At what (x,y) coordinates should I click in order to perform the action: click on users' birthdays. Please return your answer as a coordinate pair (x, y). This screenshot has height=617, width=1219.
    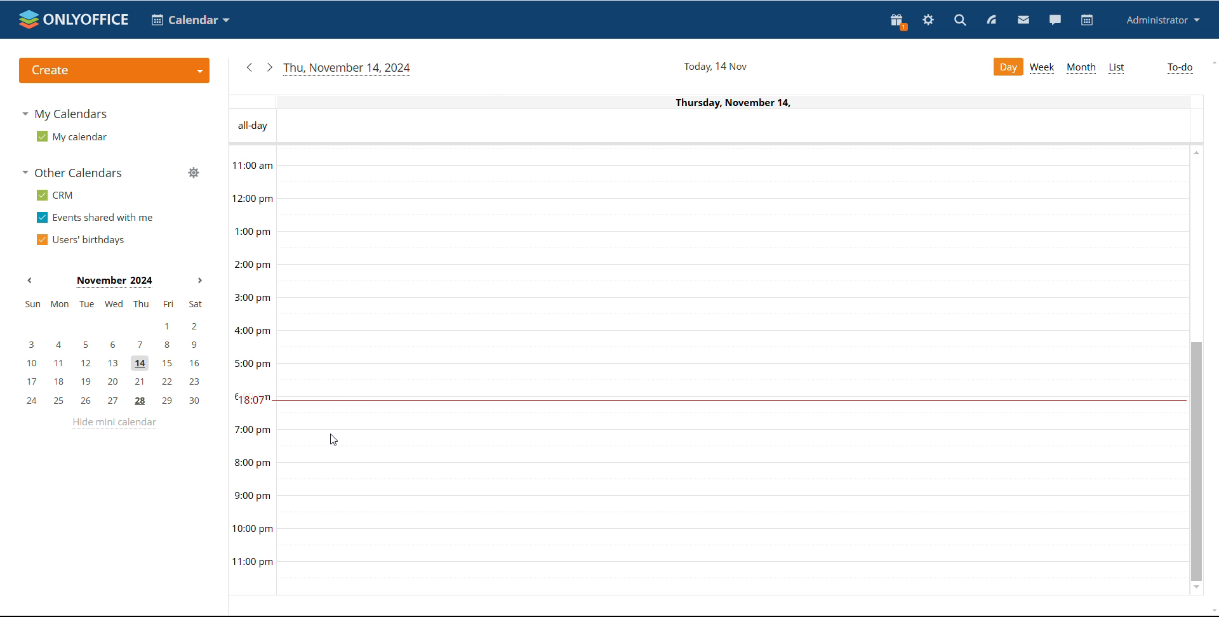
    Looking at the image, I should click on (78, 241).